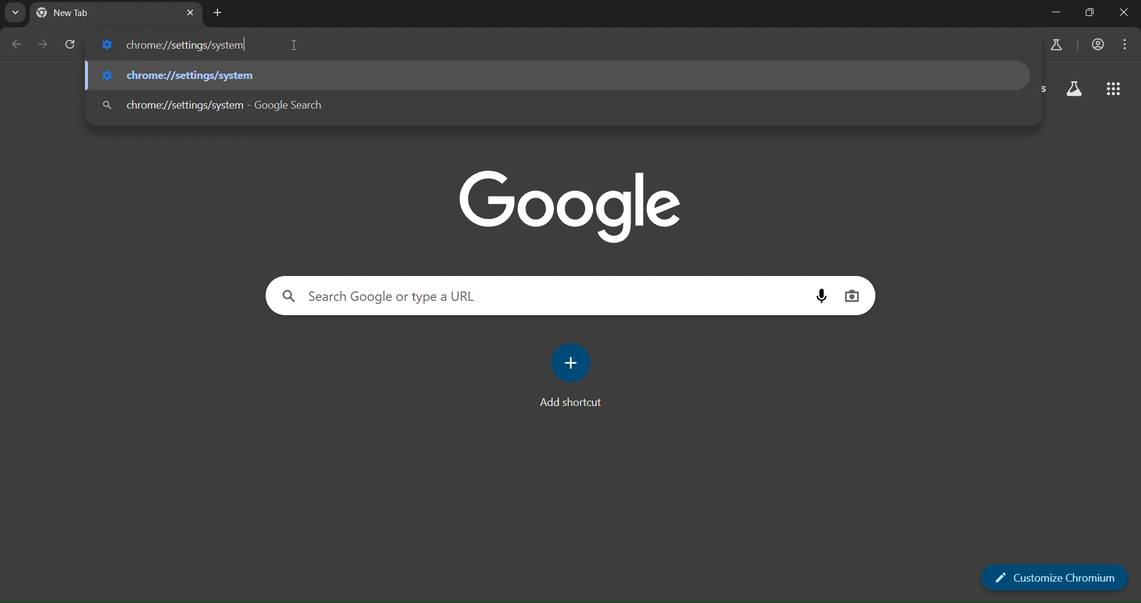 The width and height of the screenshot is (1141, 603). I want to click on close tab, so click(191, 11).